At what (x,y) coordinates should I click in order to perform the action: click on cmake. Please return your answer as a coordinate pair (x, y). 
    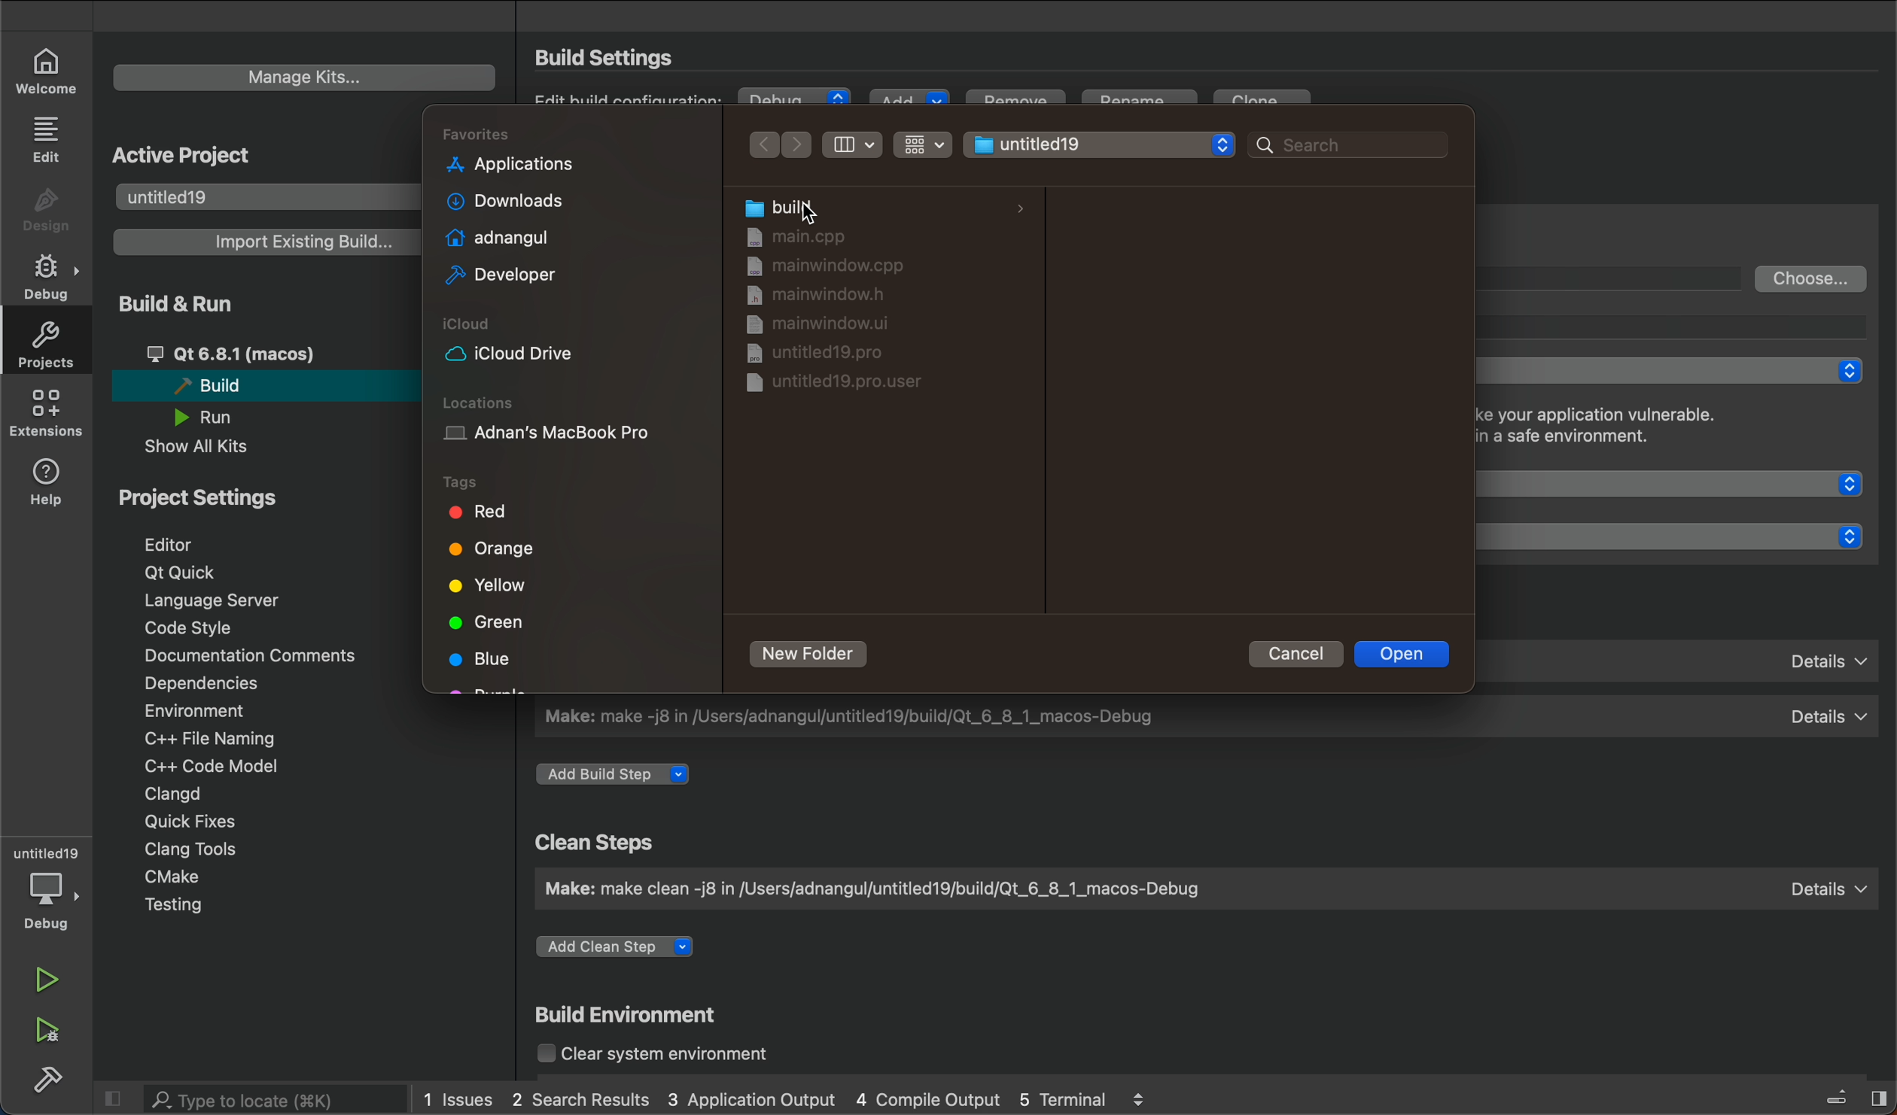
    Looking at the image, I should click on (182, 879).